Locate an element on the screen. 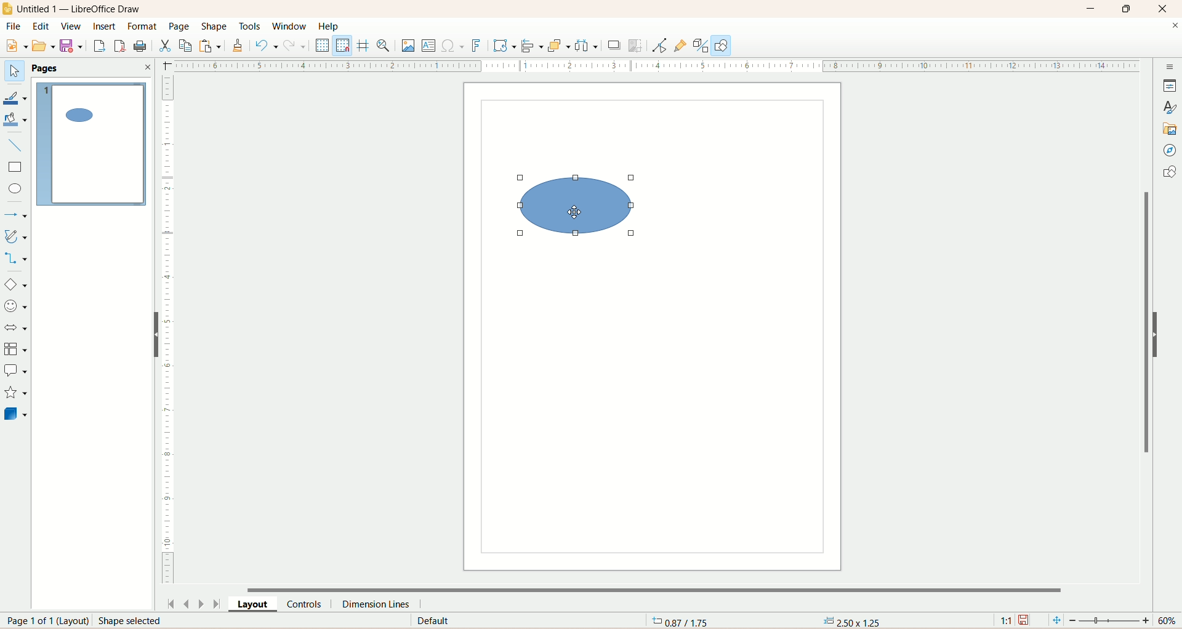 The width and height of the screenshot is (1182, 629). export is located at coordinates (100, 43).